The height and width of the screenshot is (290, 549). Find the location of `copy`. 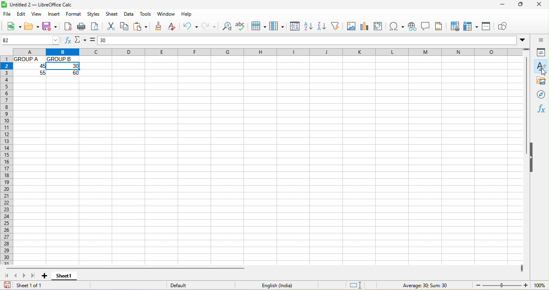

copy is located at coordinates (125, 27).